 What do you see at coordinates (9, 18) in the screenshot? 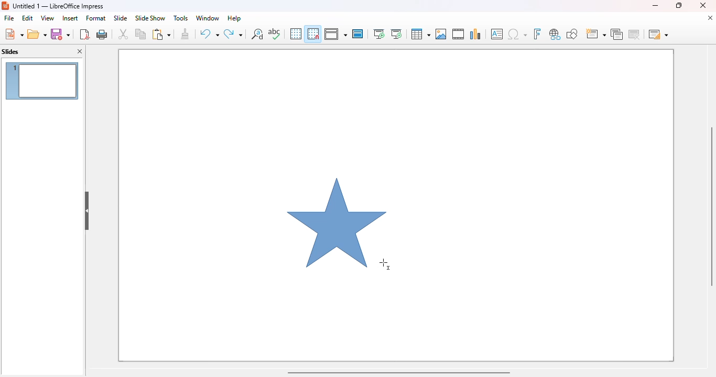
I see `file` at bounding box center [9, 18].